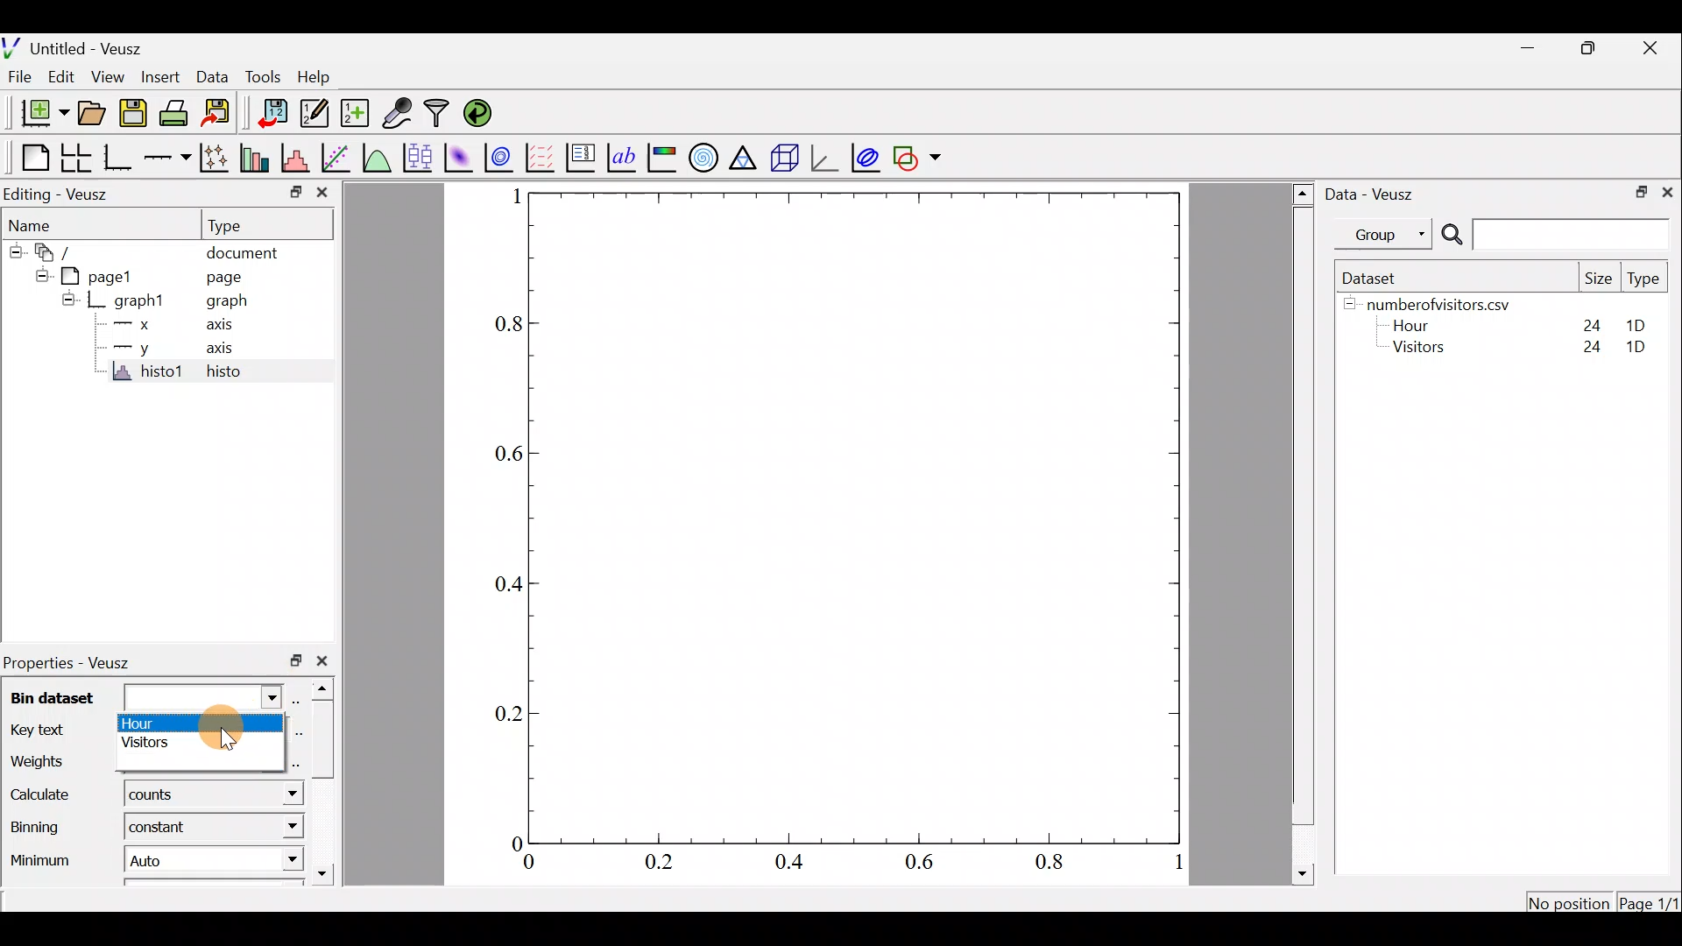  What do you see at coordinates (39, 276) in the screenshot?
I see `hide sub menu` at bounding box center [39, 276].